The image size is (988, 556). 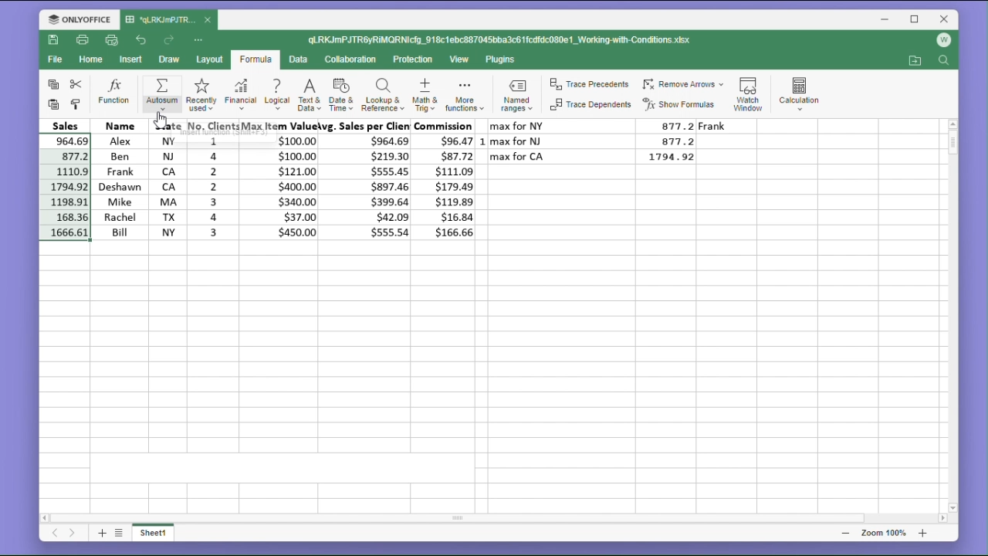 What do you see at coordinates (93, 63) in the screenshot?
I see `home` at bounding box center [93, 63].